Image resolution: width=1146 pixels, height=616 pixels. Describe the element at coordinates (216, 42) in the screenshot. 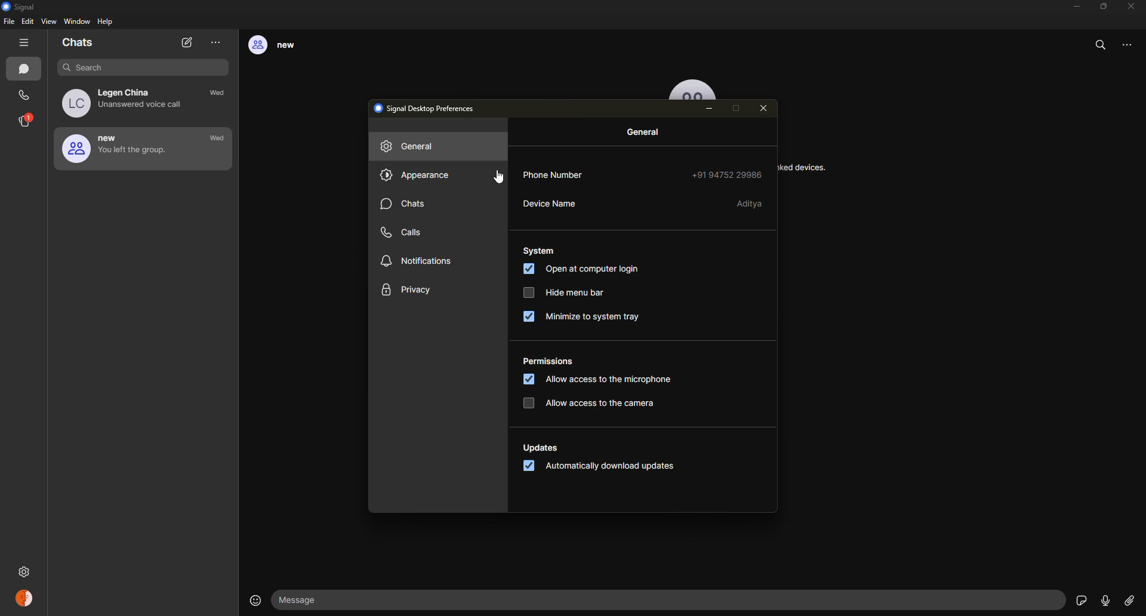

I see `more` at that location.